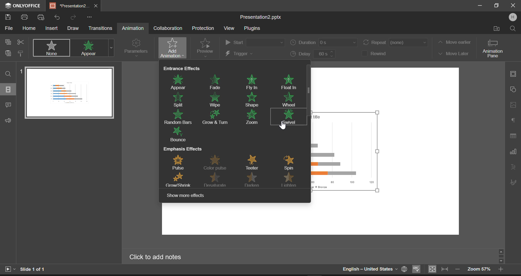  Describe the element at coordinates (111, 48) in the screenshot. I see `Effects Menu` at that location.